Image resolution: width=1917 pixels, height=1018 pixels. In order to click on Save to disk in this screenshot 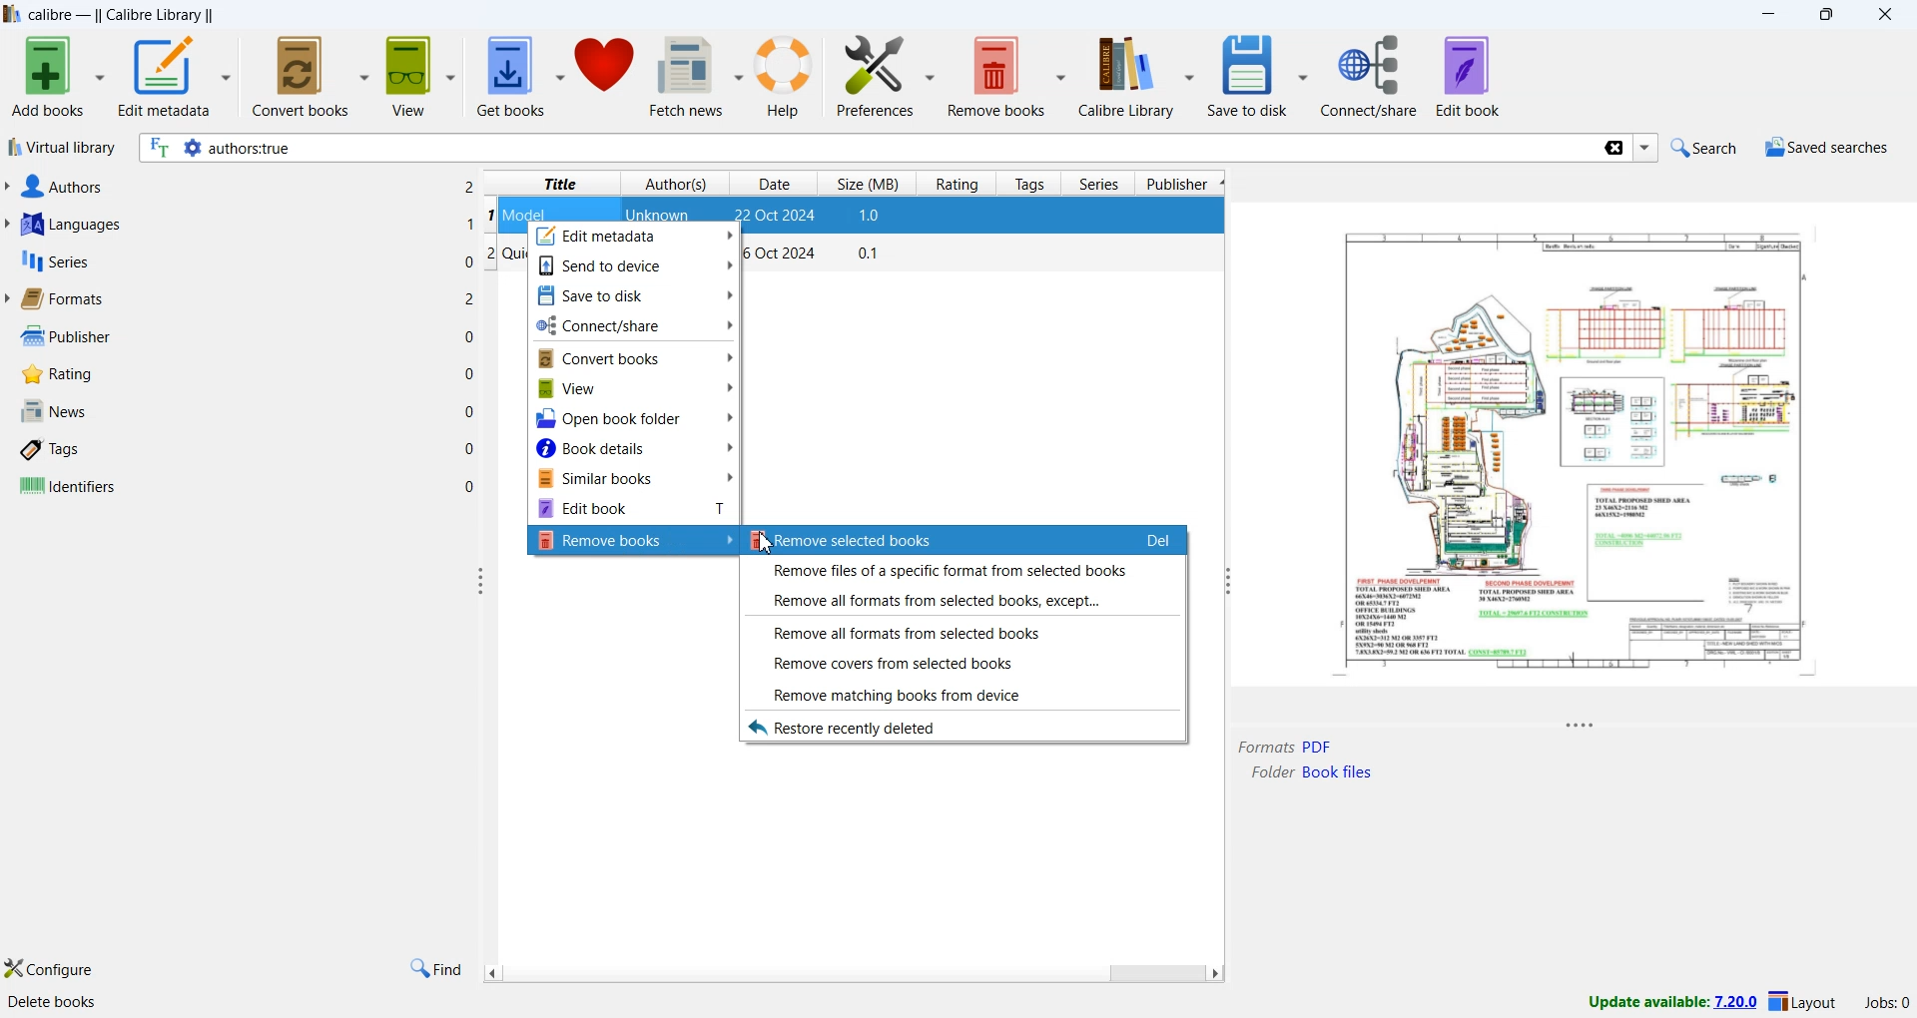, I will do `click(636, 294)`.